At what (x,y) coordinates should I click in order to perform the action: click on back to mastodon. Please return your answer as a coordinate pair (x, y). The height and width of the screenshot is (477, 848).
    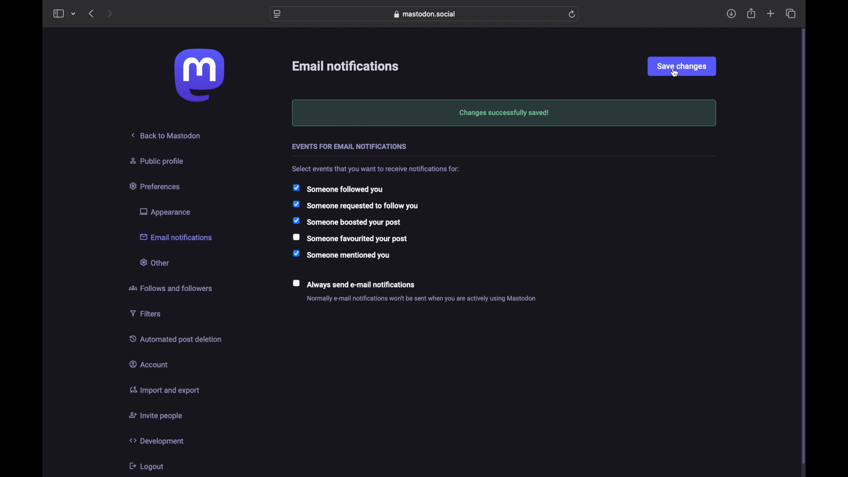
    Looking at the image, I should click on (167, 135).